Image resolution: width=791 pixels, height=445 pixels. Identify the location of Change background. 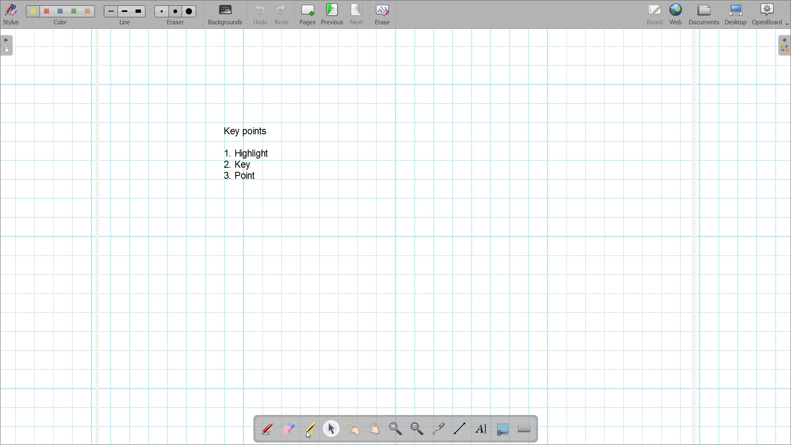
(225, 14).